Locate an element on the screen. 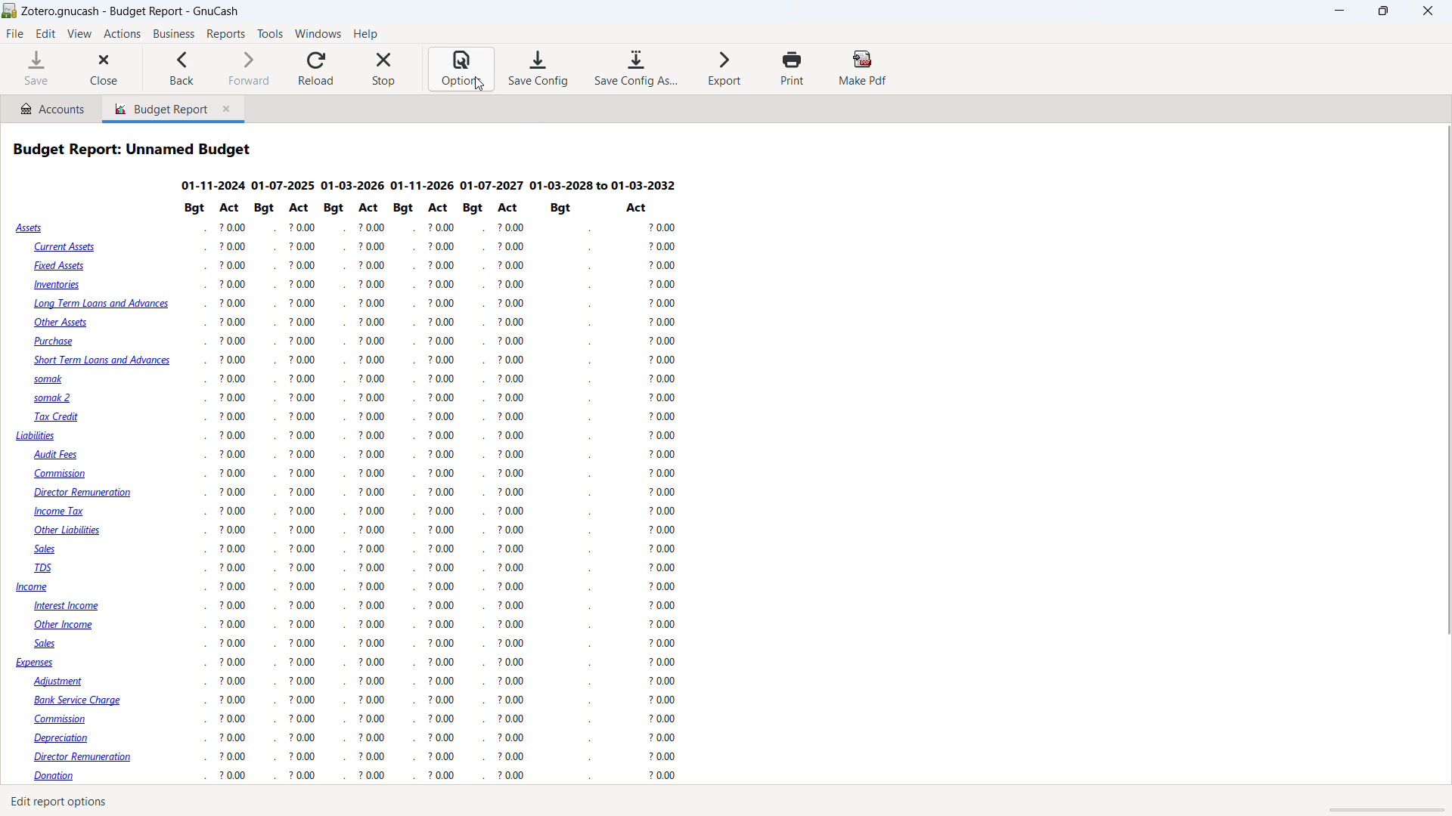 The image size is (1452, 816). Tax Credit is located at coordinates (58, 417).